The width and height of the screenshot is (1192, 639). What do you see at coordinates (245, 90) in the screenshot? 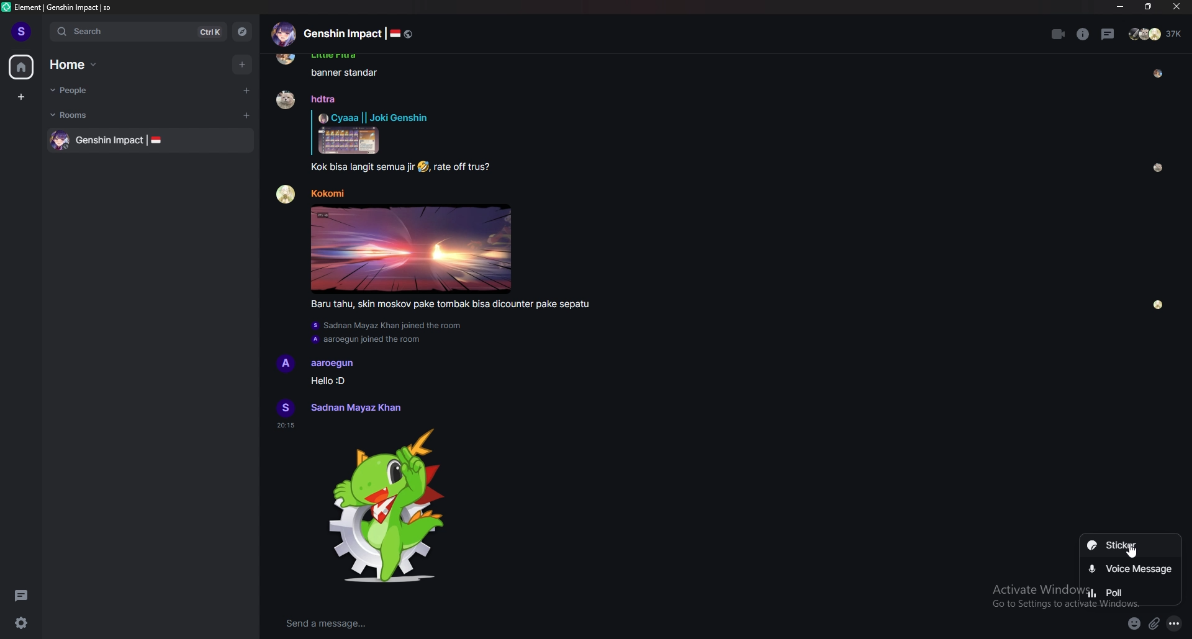
I see `start chat` at bounding box center [245, 90].